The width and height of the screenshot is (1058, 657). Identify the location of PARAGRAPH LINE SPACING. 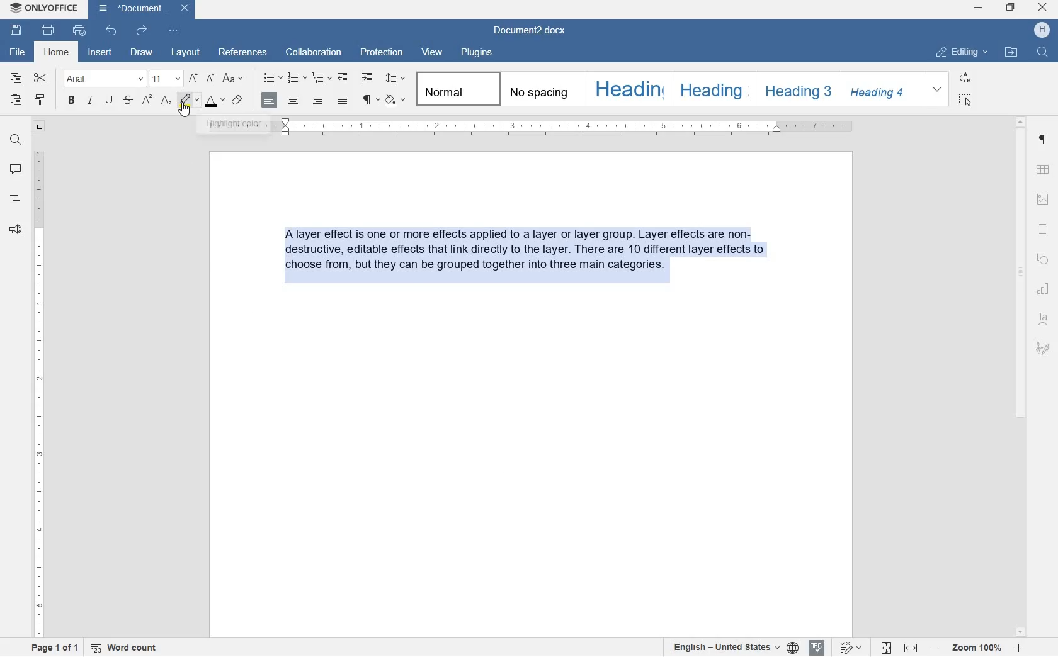
(395, 79).